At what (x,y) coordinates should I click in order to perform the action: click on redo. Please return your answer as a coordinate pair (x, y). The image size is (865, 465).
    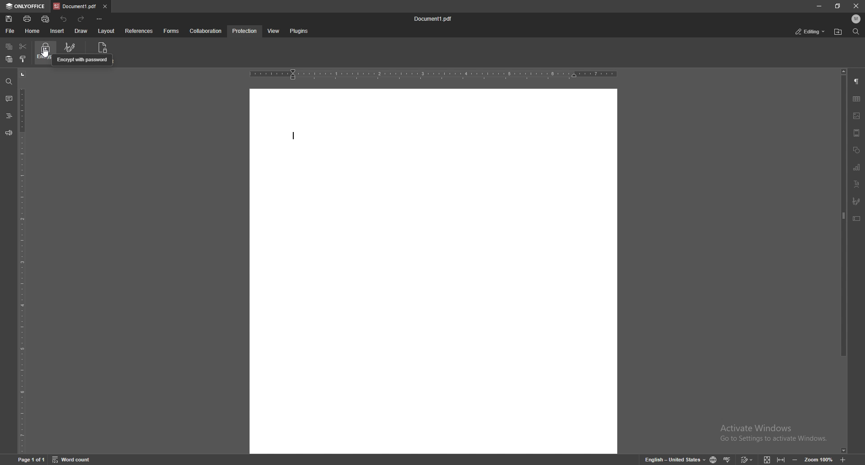
    Looking at the image, I should click on (82, 19).